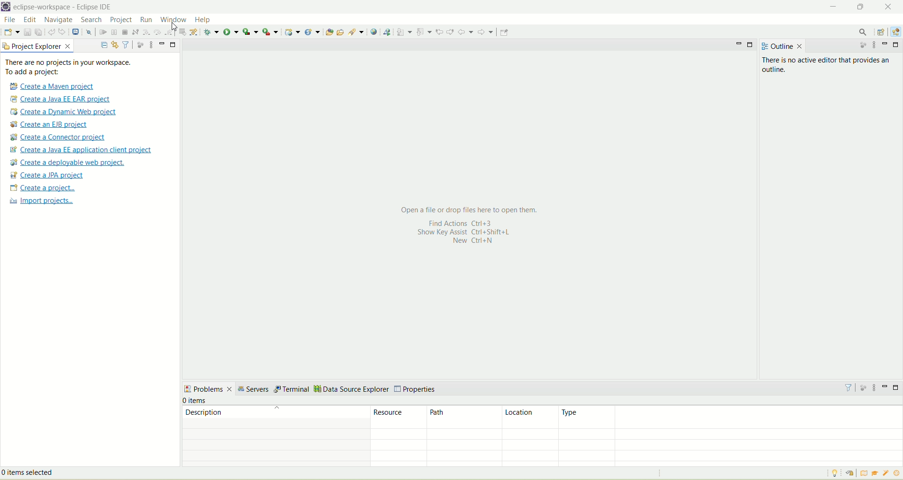 This screenshot has width=903, height=480. What do you see at coordinates (752, 44) in the screenshot?
I see `maximize` at bounding box center [752, 44].